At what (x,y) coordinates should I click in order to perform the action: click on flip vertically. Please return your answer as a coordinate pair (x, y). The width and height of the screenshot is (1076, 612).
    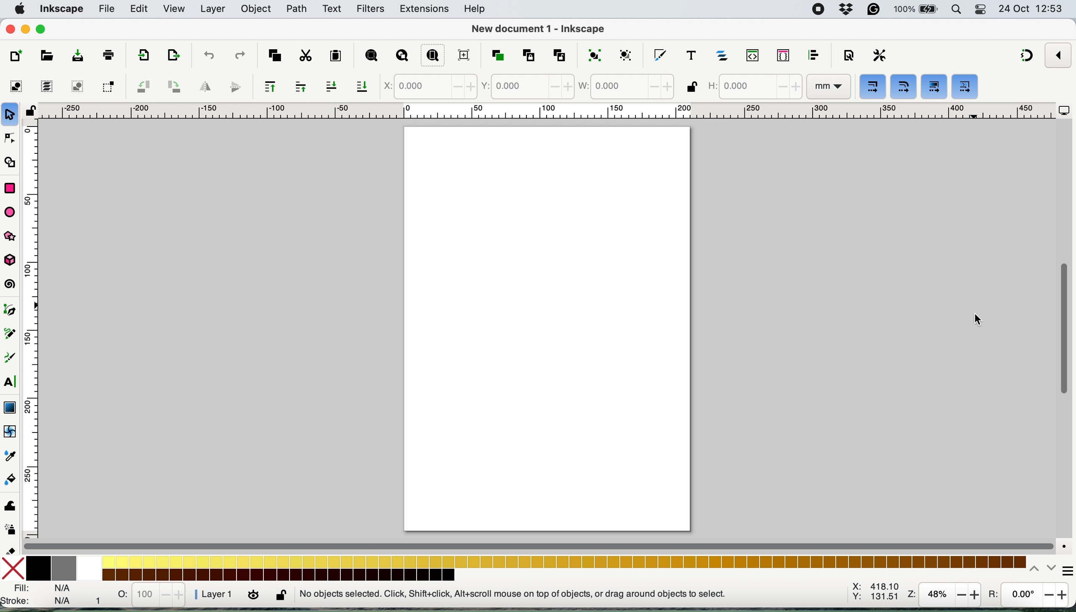
    Looking at the image, I should click on (236, 87).